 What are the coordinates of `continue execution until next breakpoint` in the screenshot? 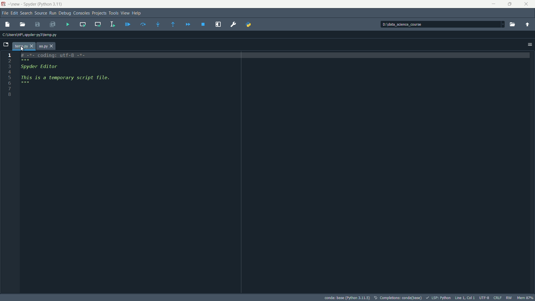 It's located at (189, 24).